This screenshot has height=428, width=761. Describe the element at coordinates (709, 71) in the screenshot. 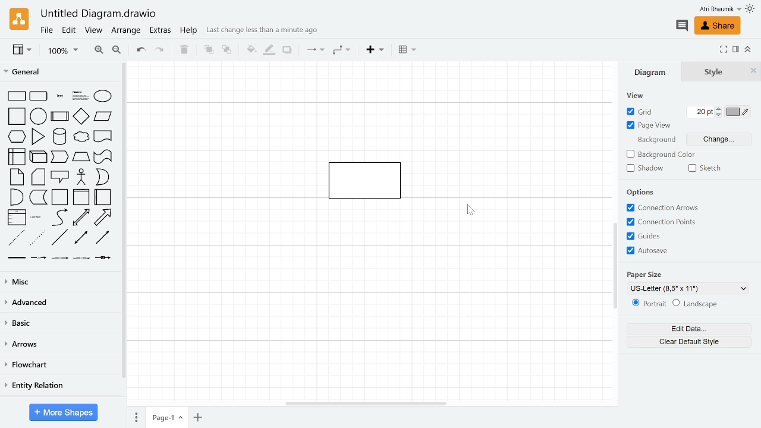

I see `Style` at that location.